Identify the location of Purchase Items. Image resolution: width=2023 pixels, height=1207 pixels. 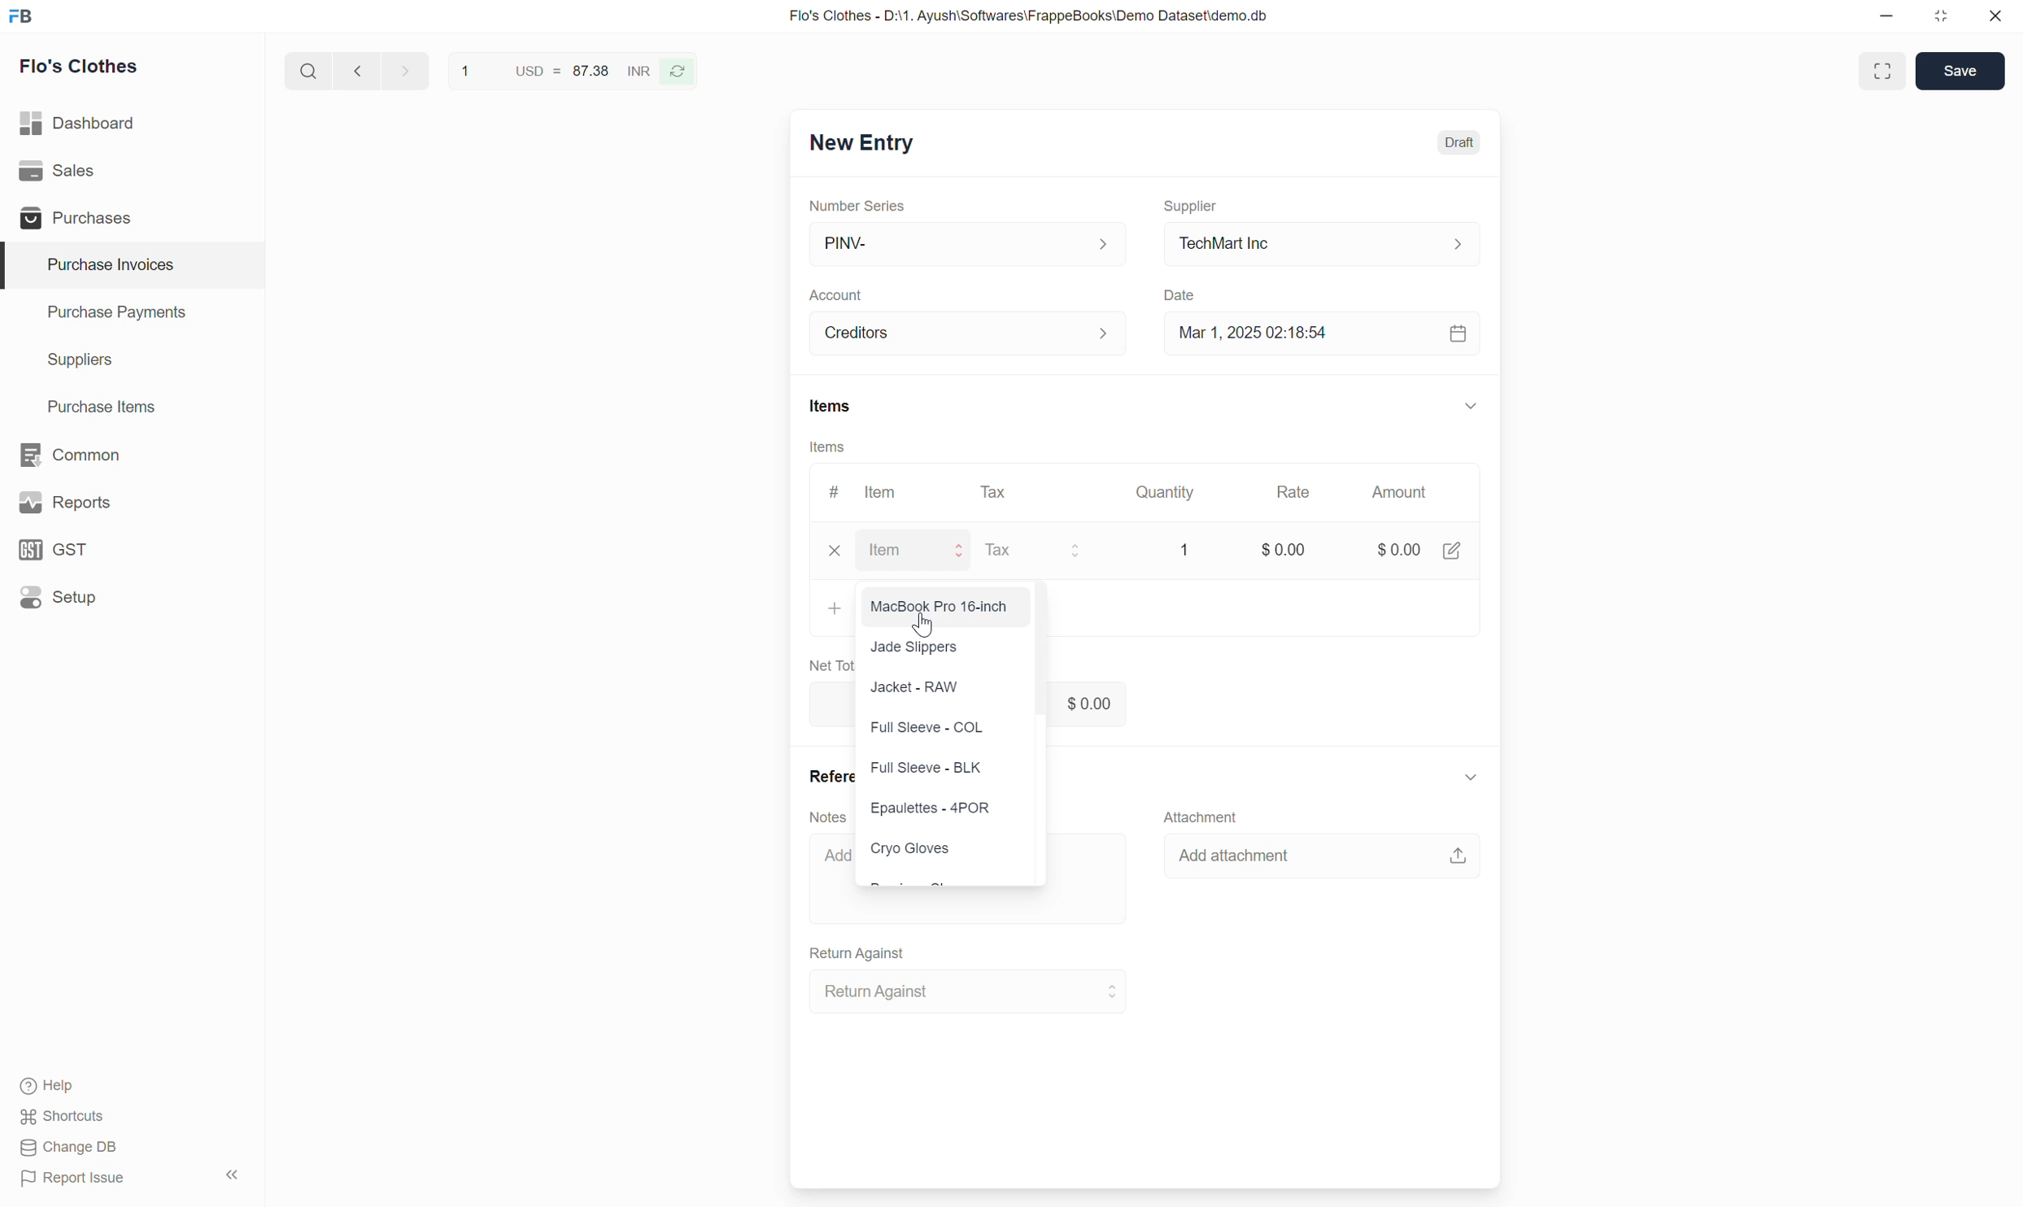
(133, 407).